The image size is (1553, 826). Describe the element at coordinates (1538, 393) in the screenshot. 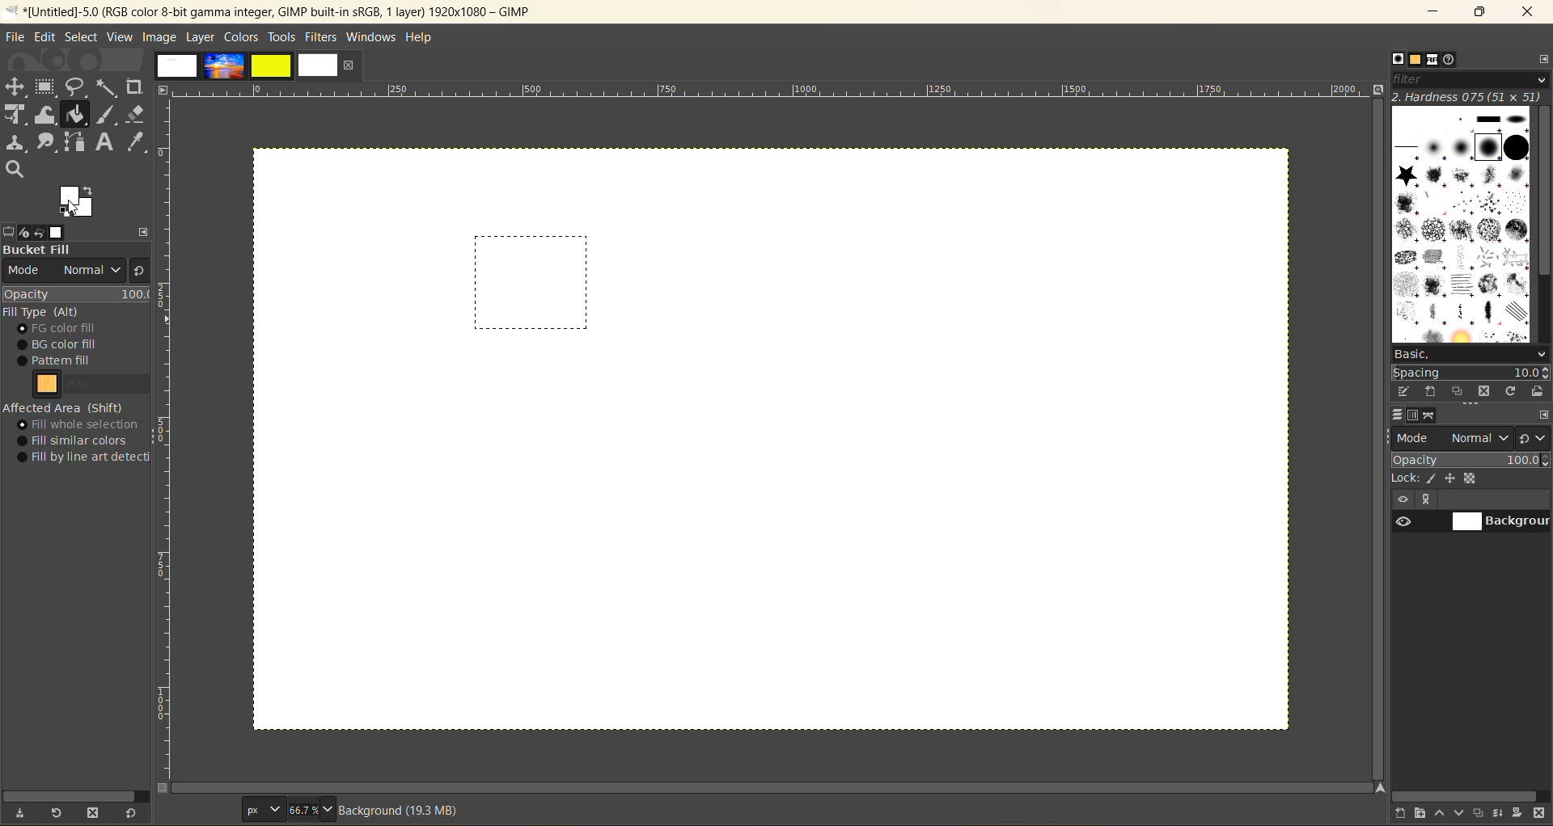

I see `open brush image` at that location.